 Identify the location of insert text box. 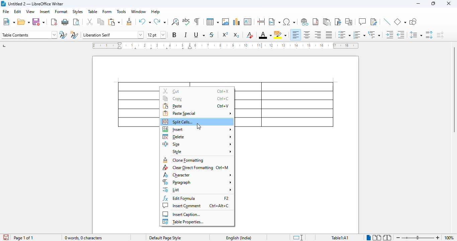
(248, 22).